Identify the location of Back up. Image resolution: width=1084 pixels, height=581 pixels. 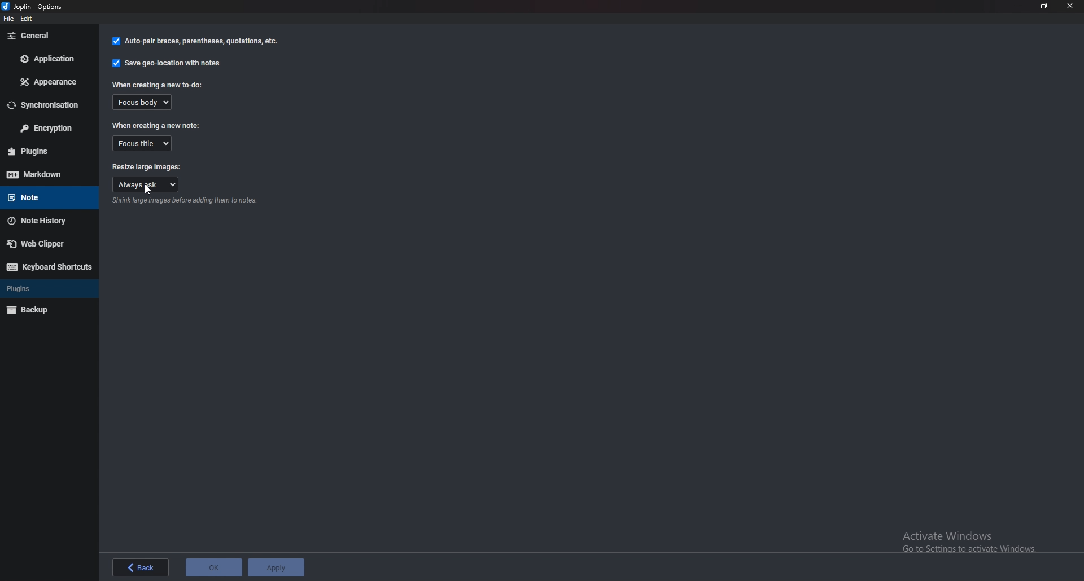
(42, 309).